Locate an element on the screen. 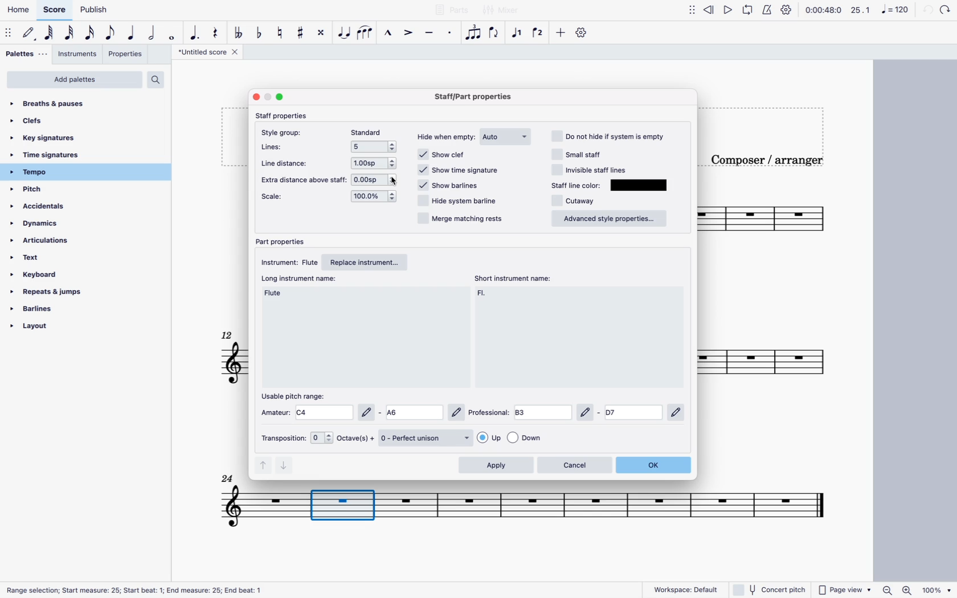  short instrument name is located at coordinates (518, 278).